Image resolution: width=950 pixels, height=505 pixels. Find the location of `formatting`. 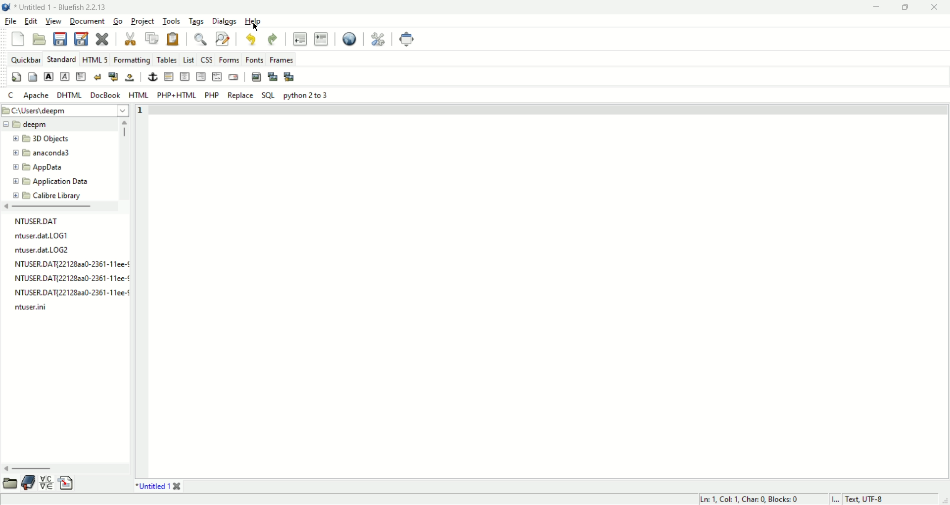

formatting is located at coordinates (131, 59).